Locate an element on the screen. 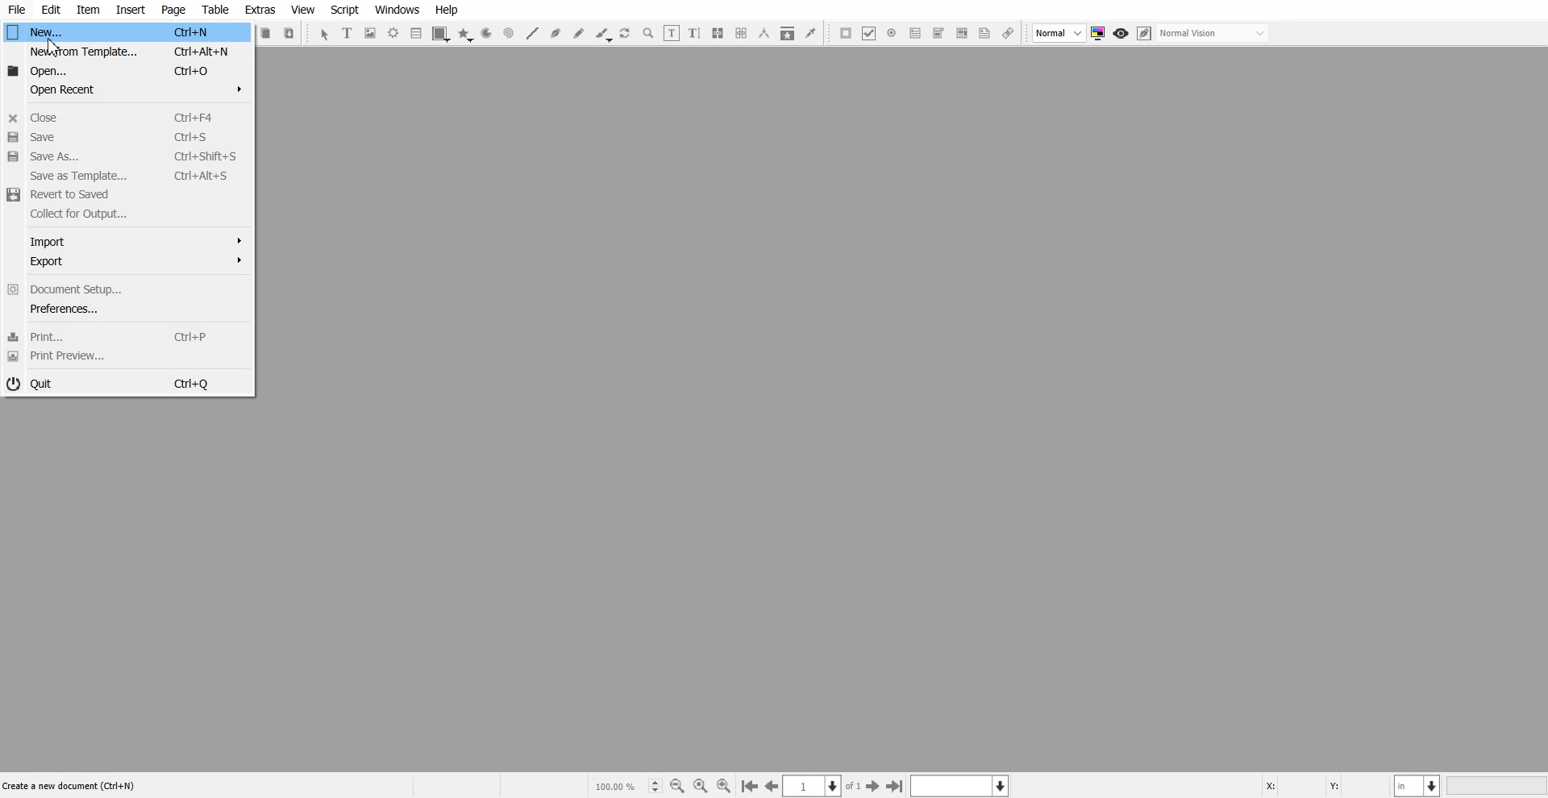 Image resolution: width=1548 pixels, height=798 pixels. X, Y Co-ordinate is located at coordinates (1325, 784).